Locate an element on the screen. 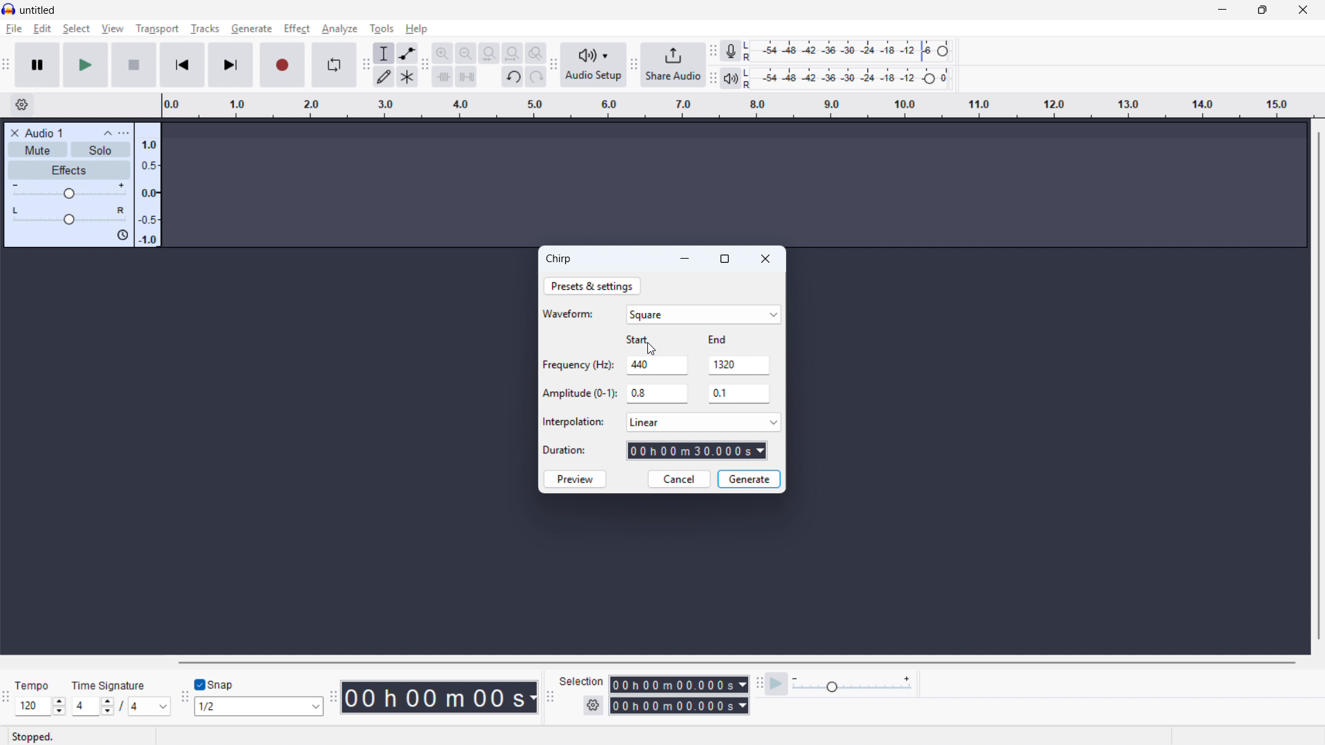  Effect  is located at coordinates (296, 28).